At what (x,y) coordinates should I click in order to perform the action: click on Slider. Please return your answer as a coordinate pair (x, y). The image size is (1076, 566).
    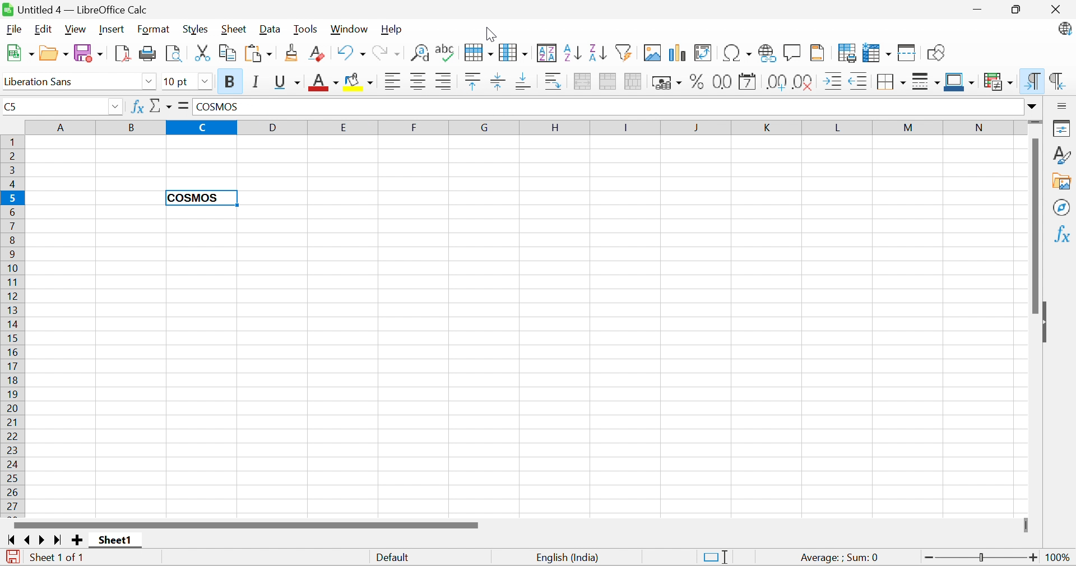
    Looking at the image, I should click on (1028, 525).